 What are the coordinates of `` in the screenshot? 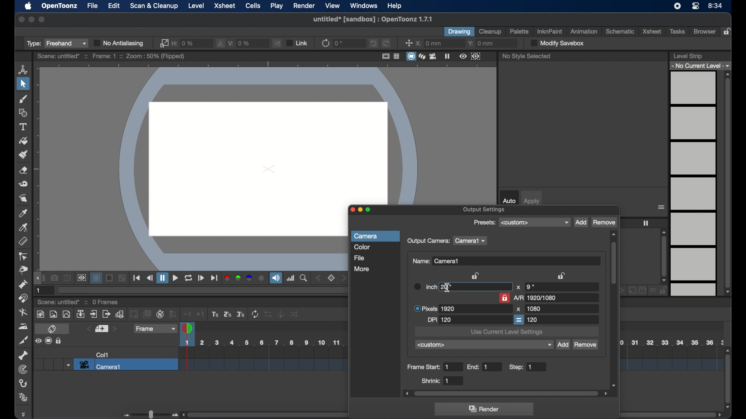 It's located at (106, 314).